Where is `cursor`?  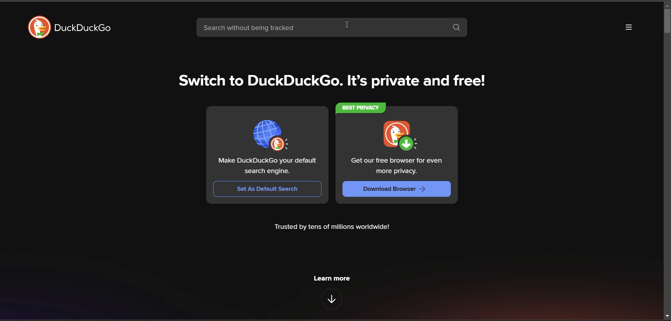 cursor is located at coordinates (349, 25).